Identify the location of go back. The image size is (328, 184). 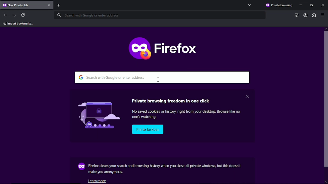
(6, 15).